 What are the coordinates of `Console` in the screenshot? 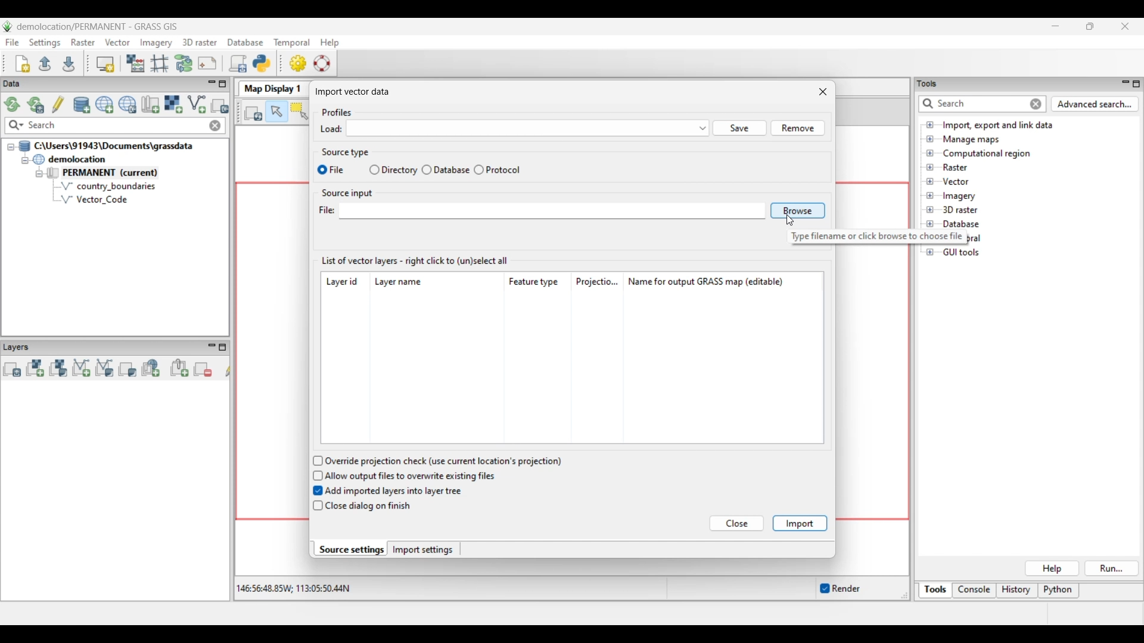 It's located at (974, 591).